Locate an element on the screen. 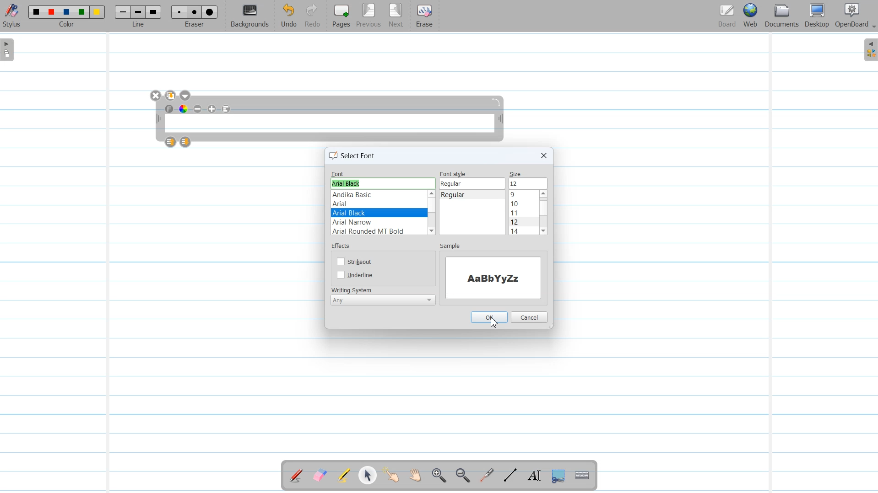  Pages is located at coordinates (340, 16).